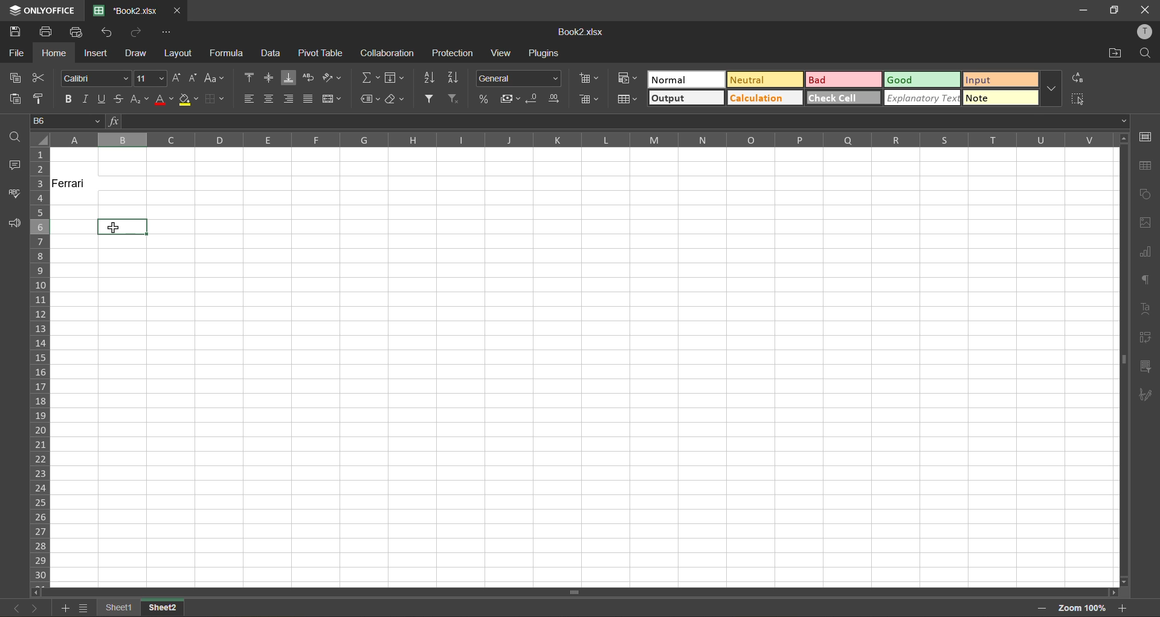 The image size is (1160, 617). I want to click on horizontal scrollbar, so click(574, 593).